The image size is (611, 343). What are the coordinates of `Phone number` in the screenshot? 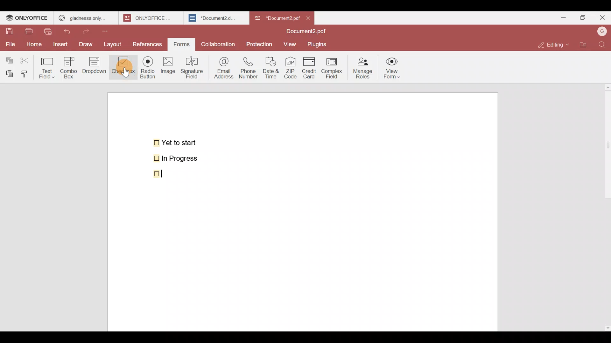 It's located at (249, 68).